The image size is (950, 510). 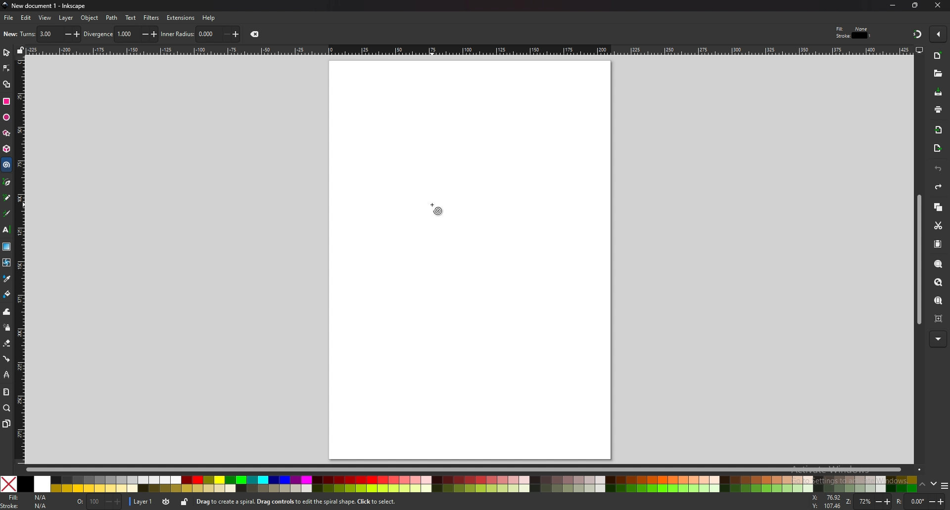 I want to click on selector, so click(x=6, y=53).